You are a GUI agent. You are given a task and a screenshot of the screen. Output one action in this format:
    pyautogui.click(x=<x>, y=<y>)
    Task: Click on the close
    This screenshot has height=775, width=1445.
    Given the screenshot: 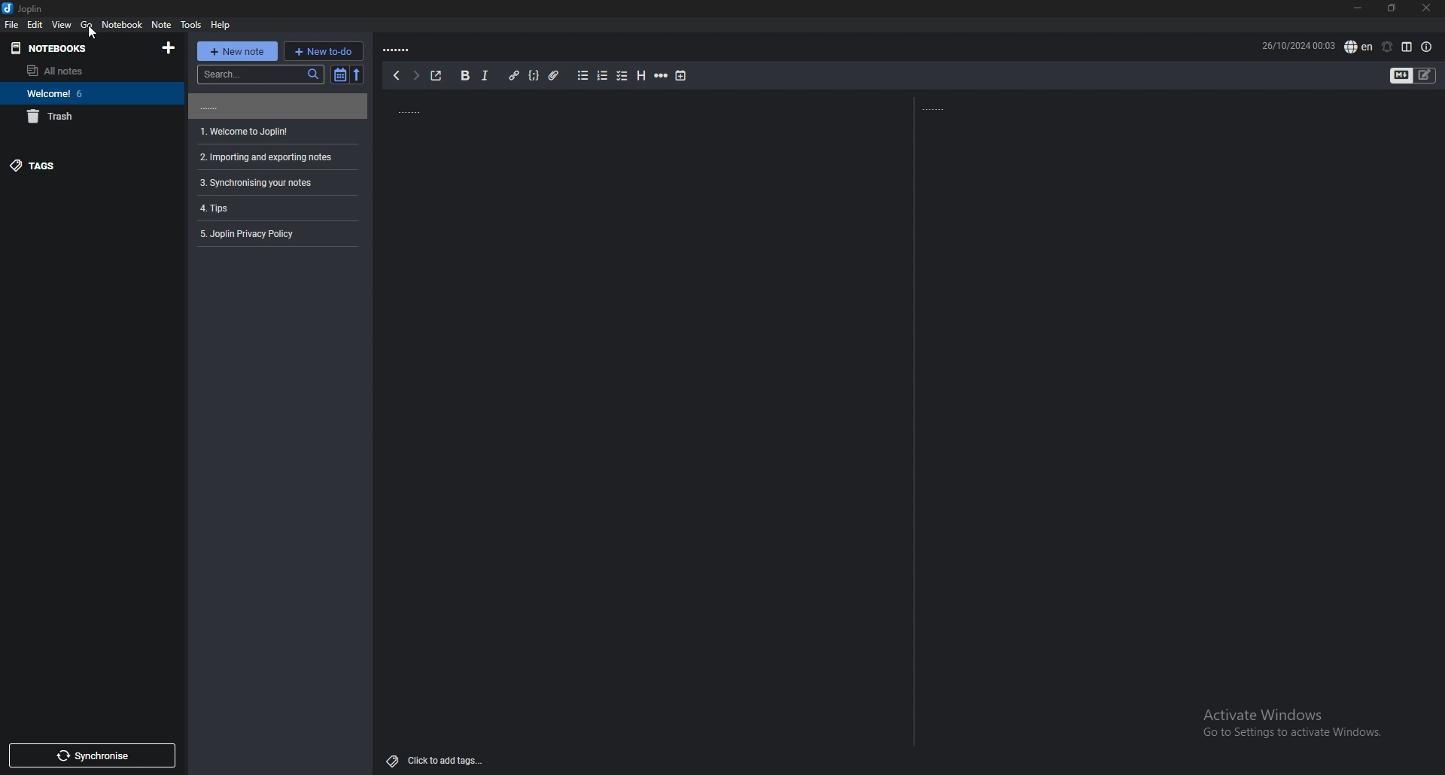 What is the action you would take?
    pyautogui.click(x=1428, y=8)
    